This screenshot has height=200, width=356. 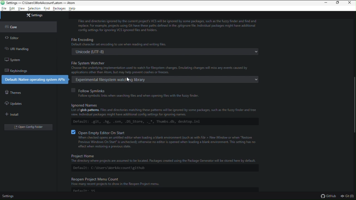 I want to click on Systems, so click(x=13, y=60).